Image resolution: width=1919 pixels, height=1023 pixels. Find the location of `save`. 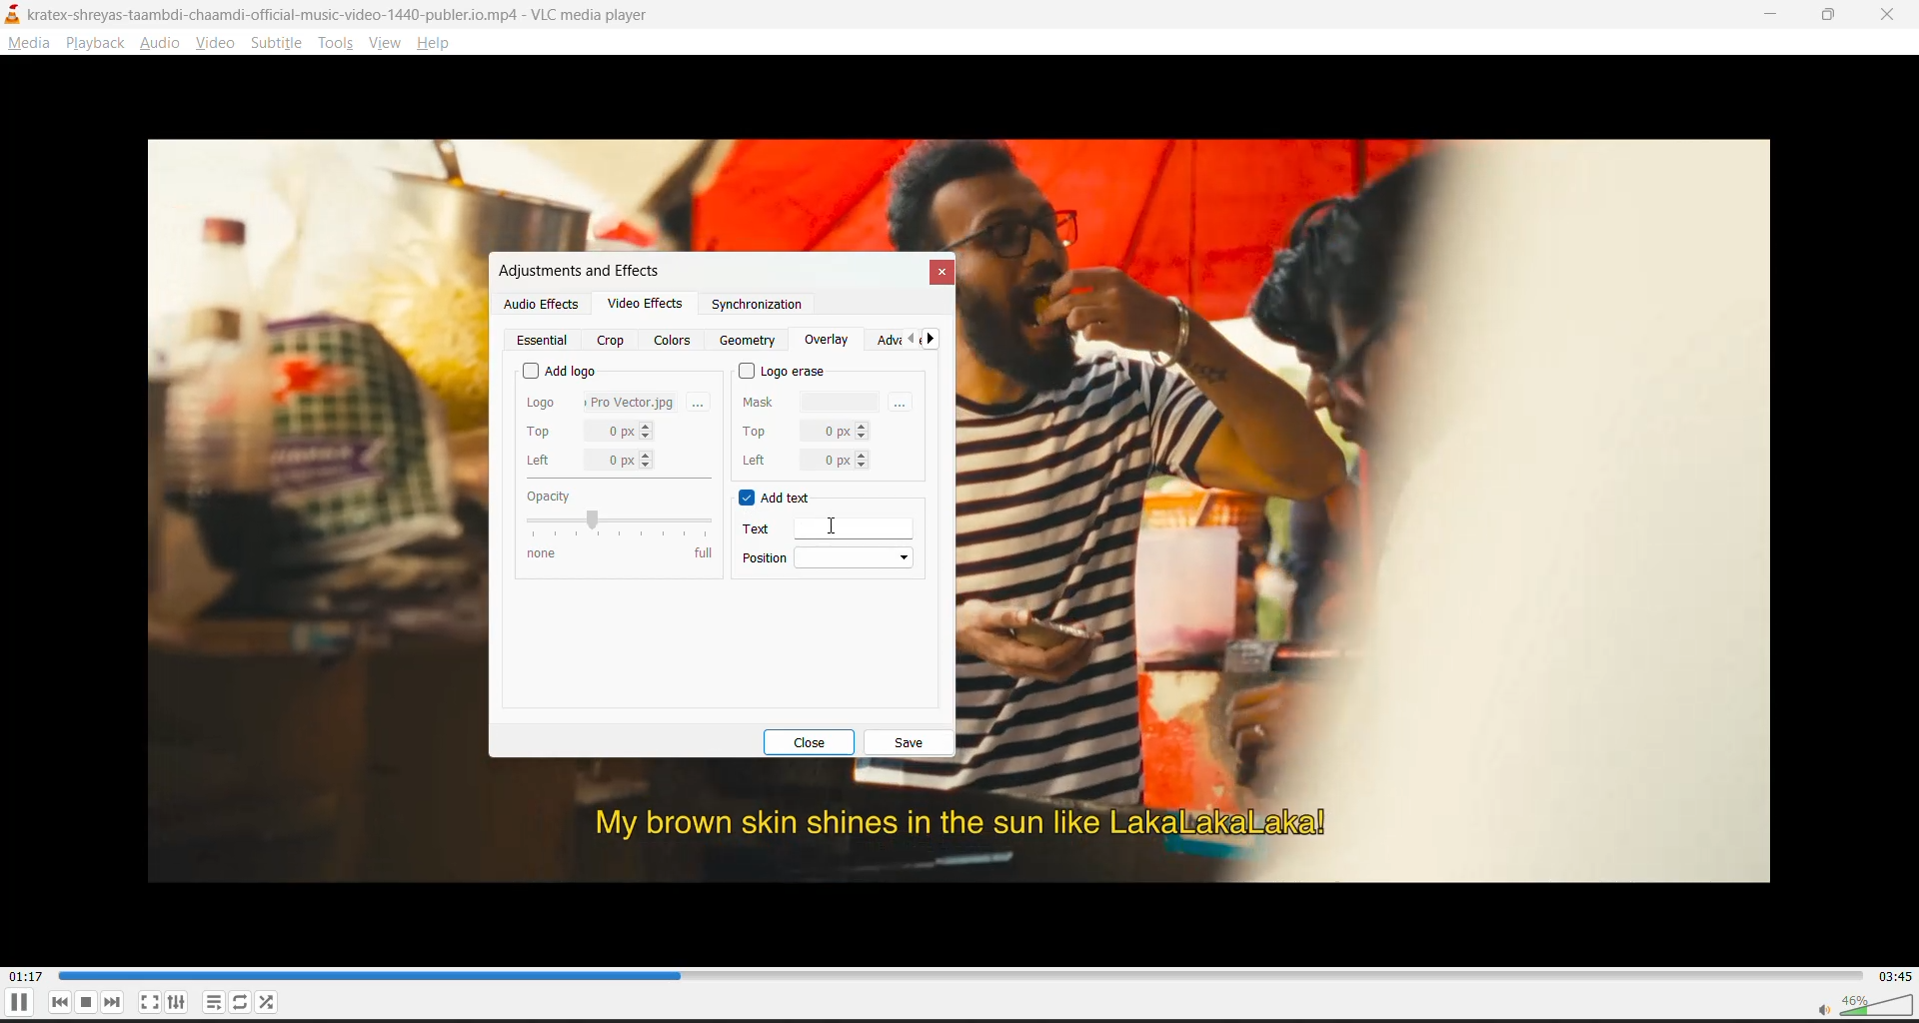

save is located at coordinates (909, 743).